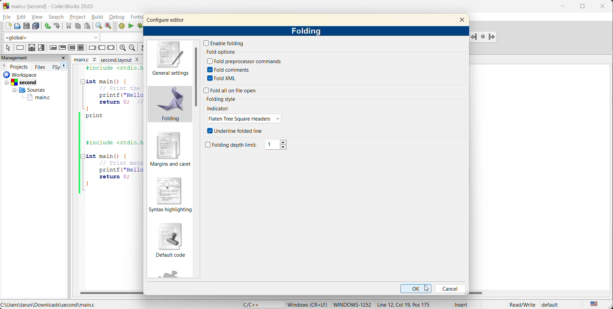 The width and height of the screenshot is (613, 309). What do you see at coordinates (415, 287) in the screenshot?
I see `ok` at bounding box center [415, 287].